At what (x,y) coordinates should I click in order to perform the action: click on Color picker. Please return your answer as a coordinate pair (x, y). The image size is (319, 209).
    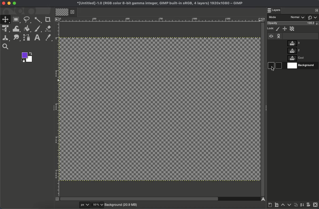
    Looking at the image, I should click on (49, 38).